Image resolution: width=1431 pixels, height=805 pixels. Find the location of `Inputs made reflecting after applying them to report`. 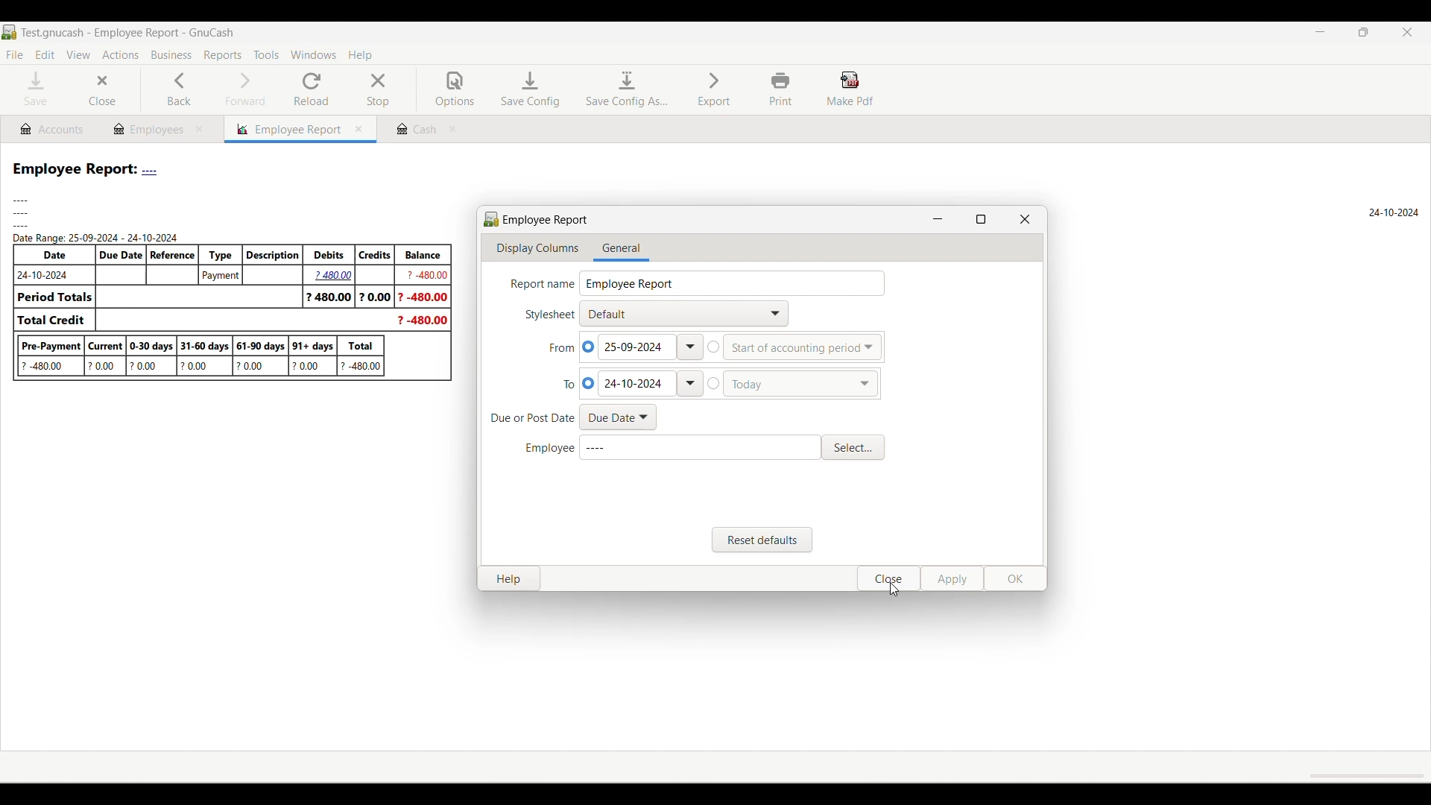

Inputs made reflecting after applying them to report is located at coordinates (715, 271).